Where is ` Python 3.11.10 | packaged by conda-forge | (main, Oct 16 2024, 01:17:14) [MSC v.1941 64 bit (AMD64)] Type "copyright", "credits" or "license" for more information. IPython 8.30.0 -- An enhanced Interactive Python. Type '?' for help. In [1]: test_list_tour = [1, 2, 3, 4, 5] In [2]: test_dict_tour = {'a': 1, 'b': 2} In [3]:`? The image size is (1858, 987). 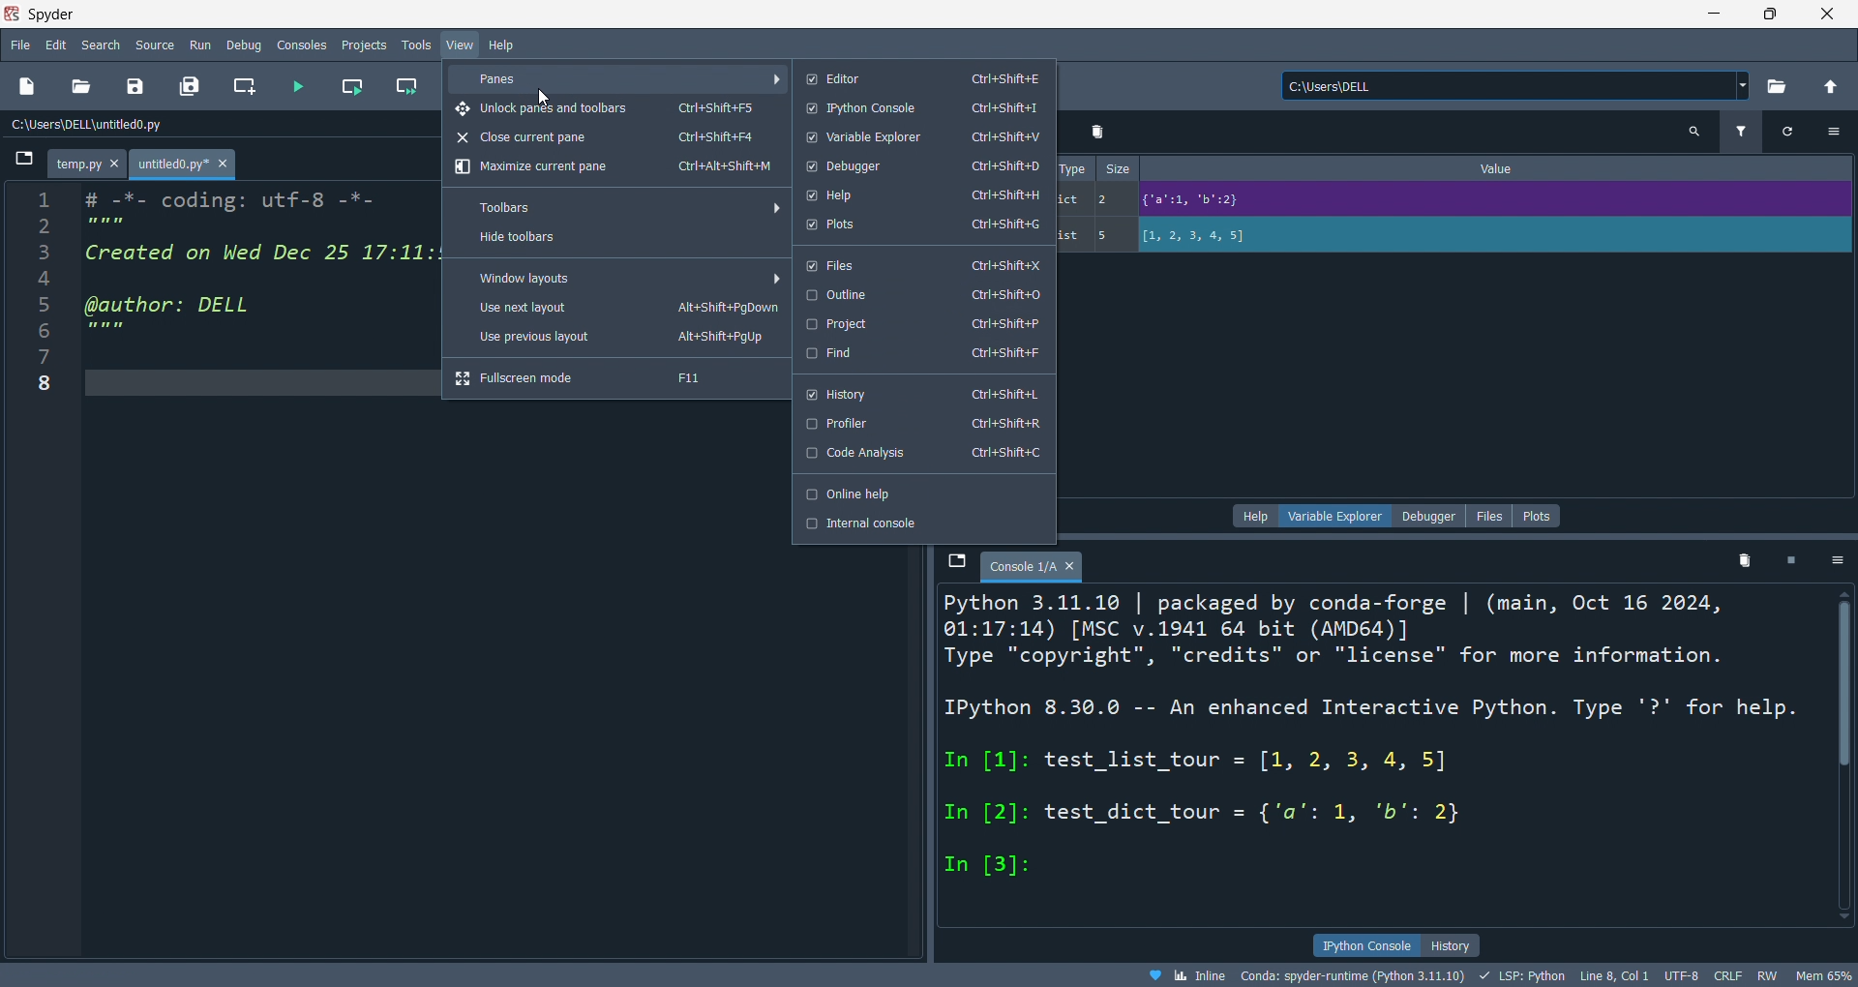
 Python 3.11.10 | packaged by conda-forge | (main, Oct 16 2024, 01:17:14) [MSC v.1941 64 bit (AMD64)] Type "copyright", "credits" or "license" for more information. IPython 8.30.0 -- An enhanced Interactive Python. Type '?' for help. In [1]: test_list_tour = [1, 2, 3, 4, 5] In [2]: test_dict_tour = {'a': 1, 'b': 2} In [3]: is located at coordinates (1380, 760).